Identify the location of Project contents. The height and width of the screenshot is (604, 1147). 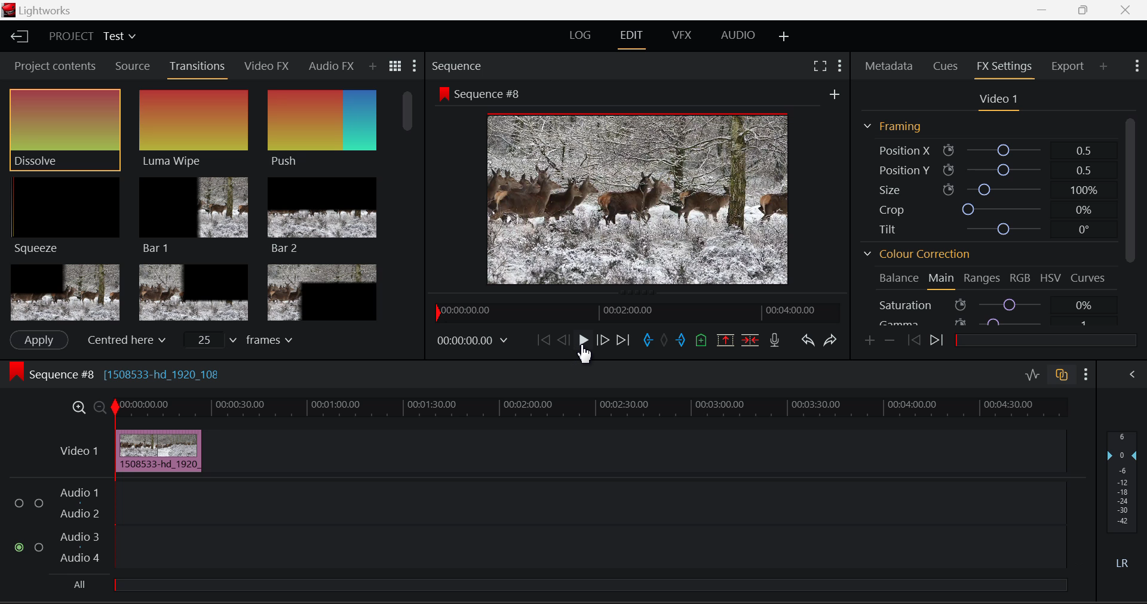
(53, 65).